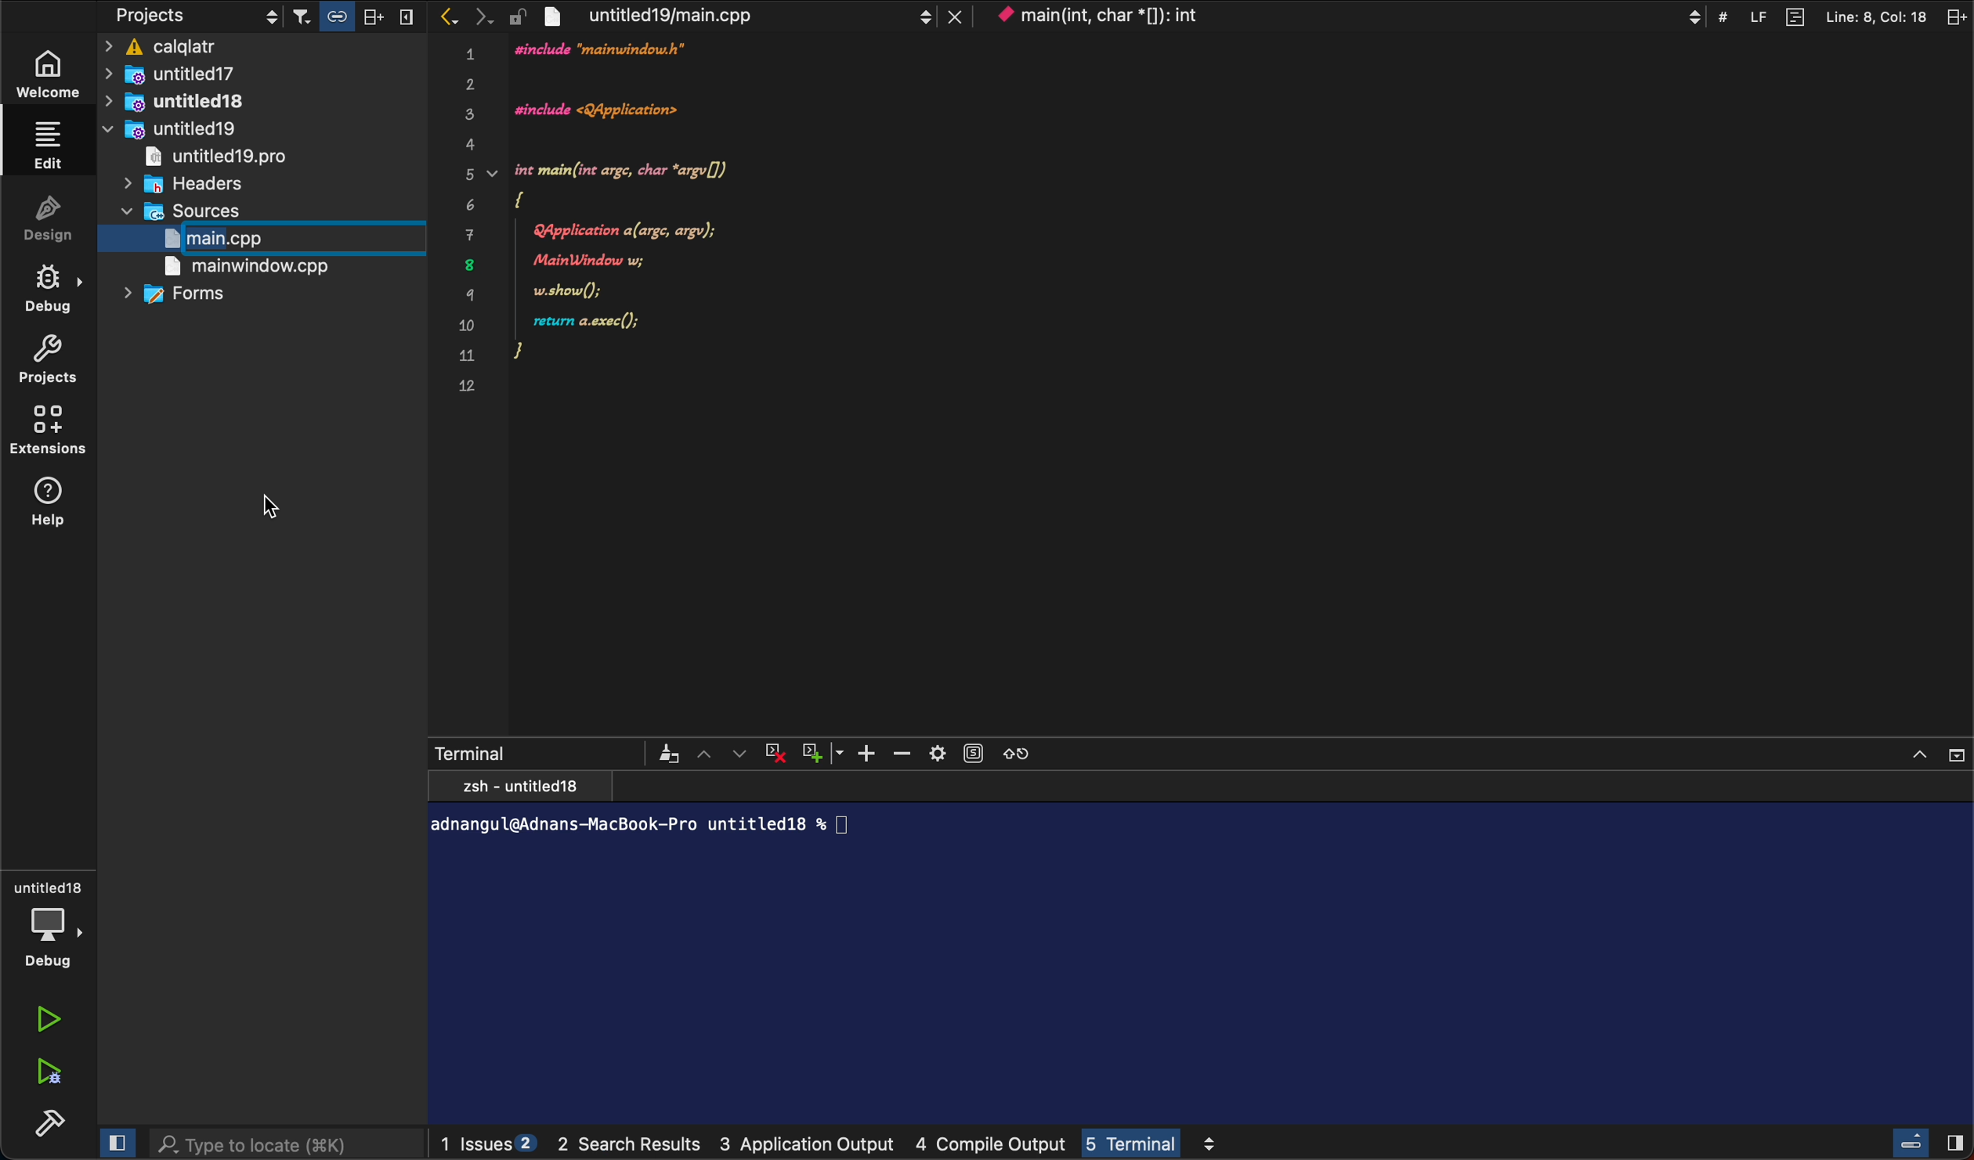  What do you see at coordinates (267, 238) in the screenshot?
I see `start typing` at bounding box center [267, 238].